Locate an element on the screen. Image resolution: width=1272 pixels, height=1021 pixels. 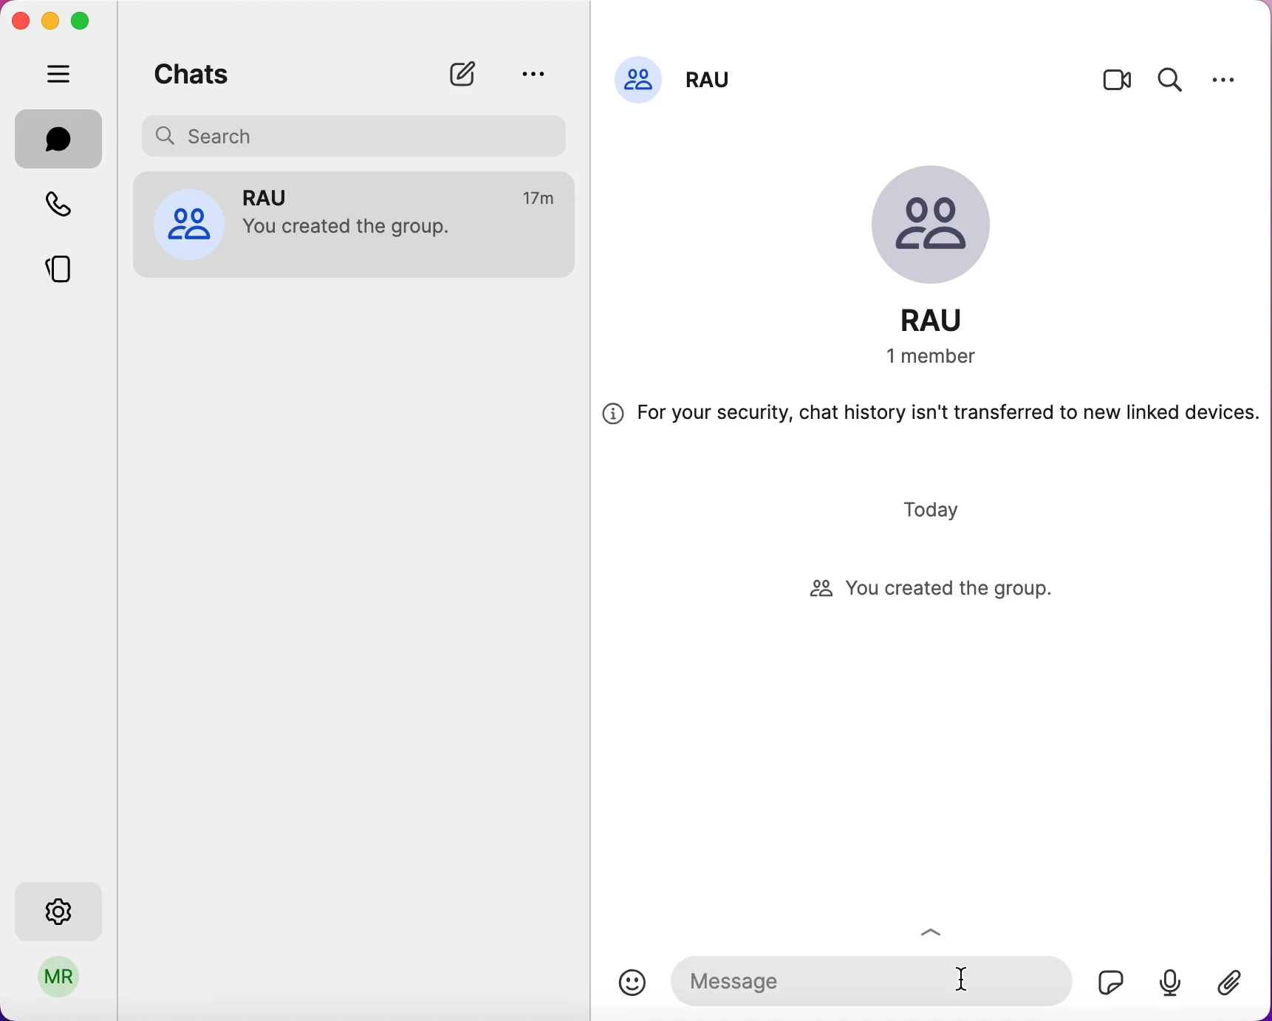
hide bar is located at coordinates (62, 75).